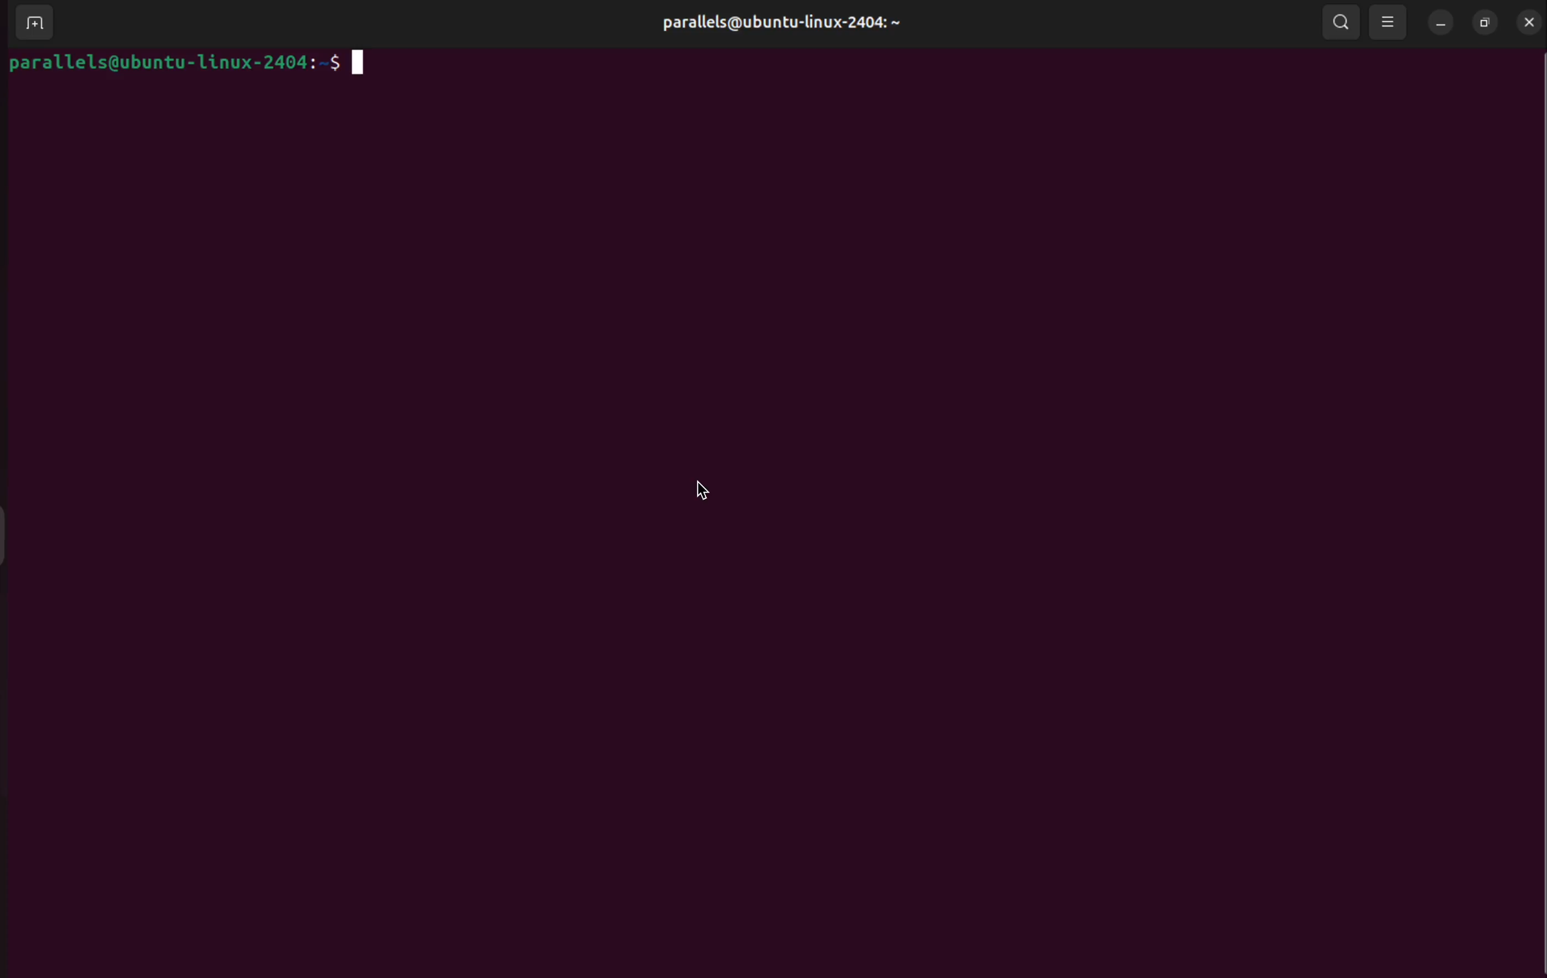  Describe the element at coordinates (1485, 22) in the screenshot. I see `resize` at that location.